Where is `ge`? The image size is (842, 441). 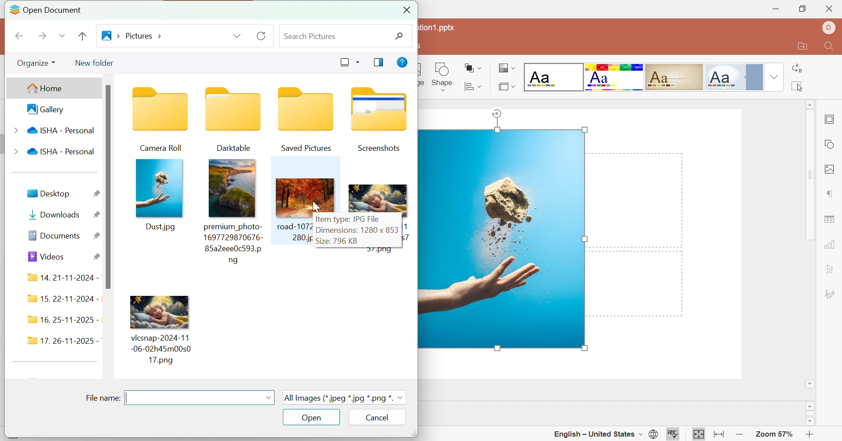
ge is located at coordinates (423, 75).